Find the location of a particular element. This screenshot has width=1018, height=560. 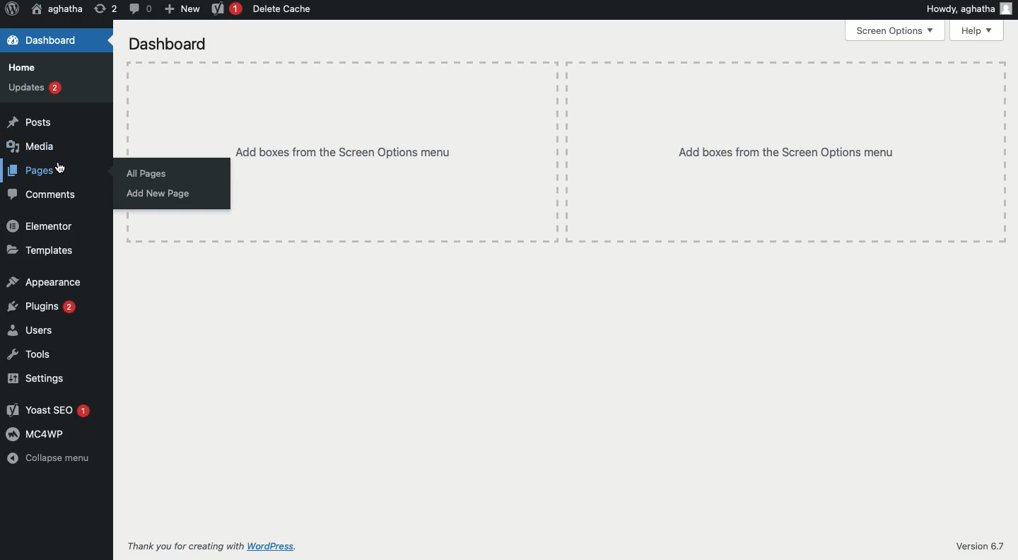

Comment is located at coordinates (139, 8).